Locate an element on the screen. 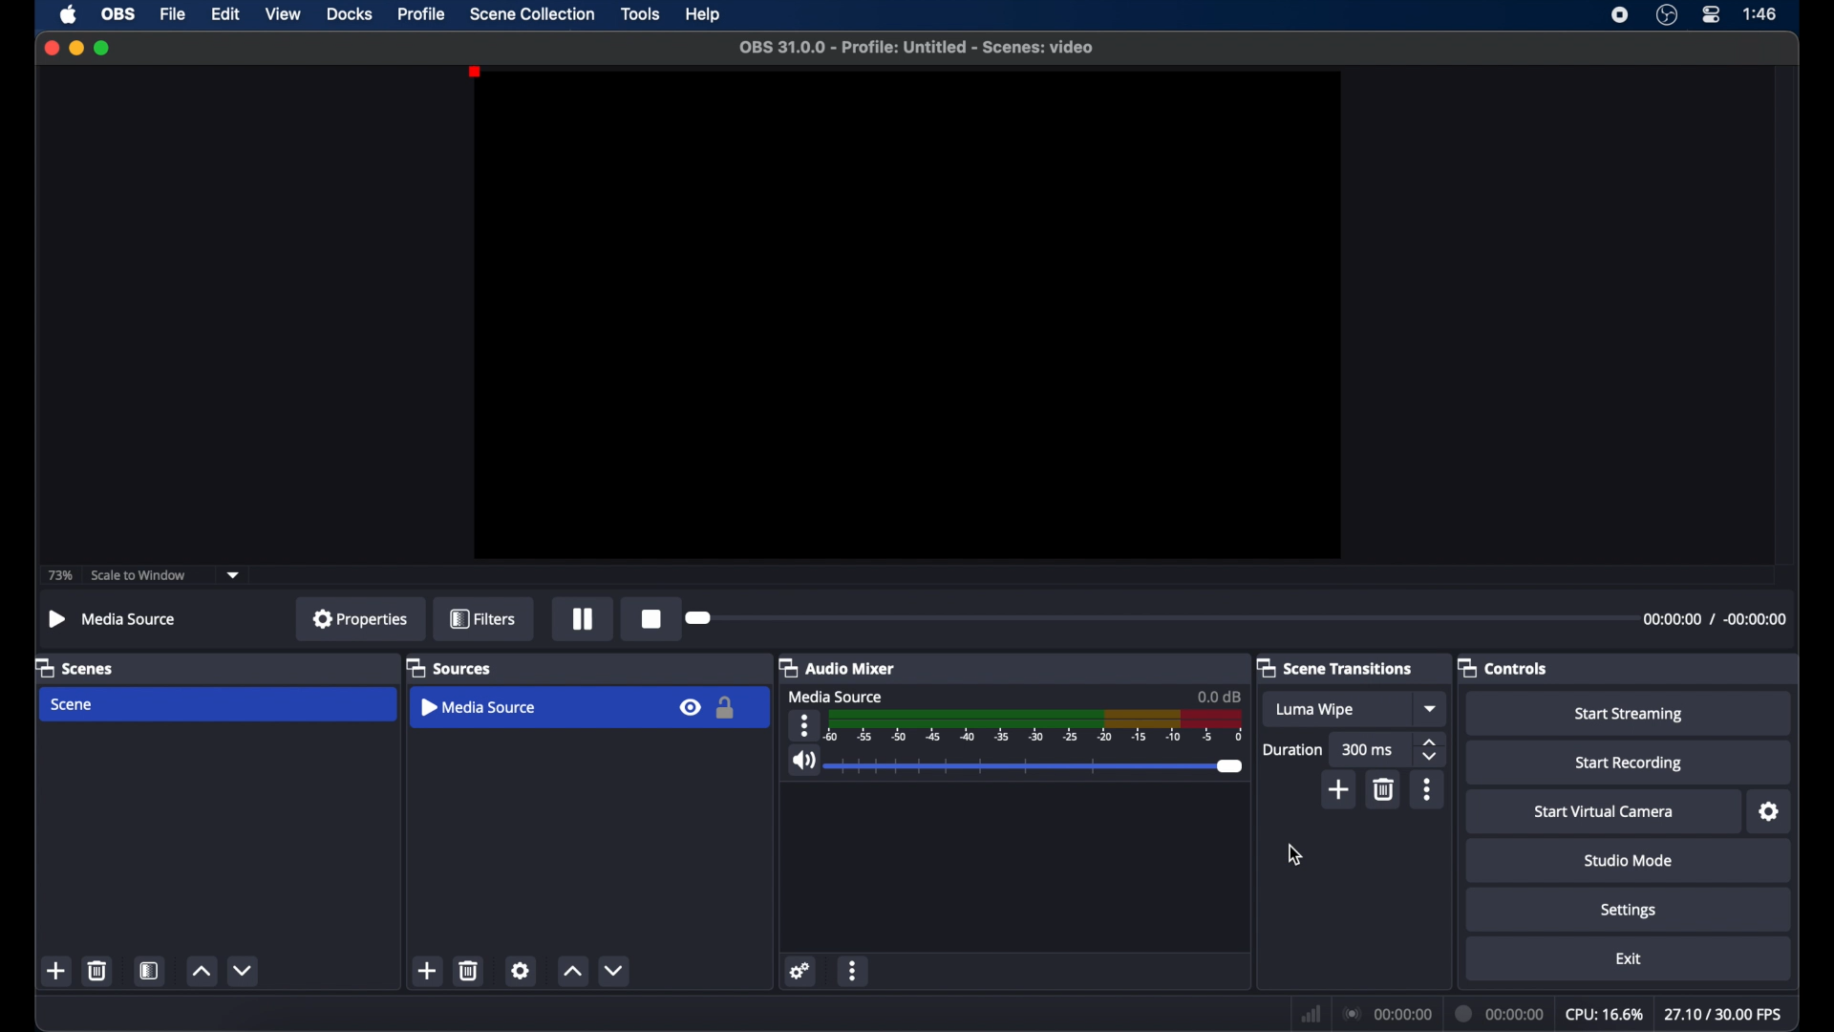 This screenshot has width=1834, height=1032. volume is located at coordinates (803, 761).